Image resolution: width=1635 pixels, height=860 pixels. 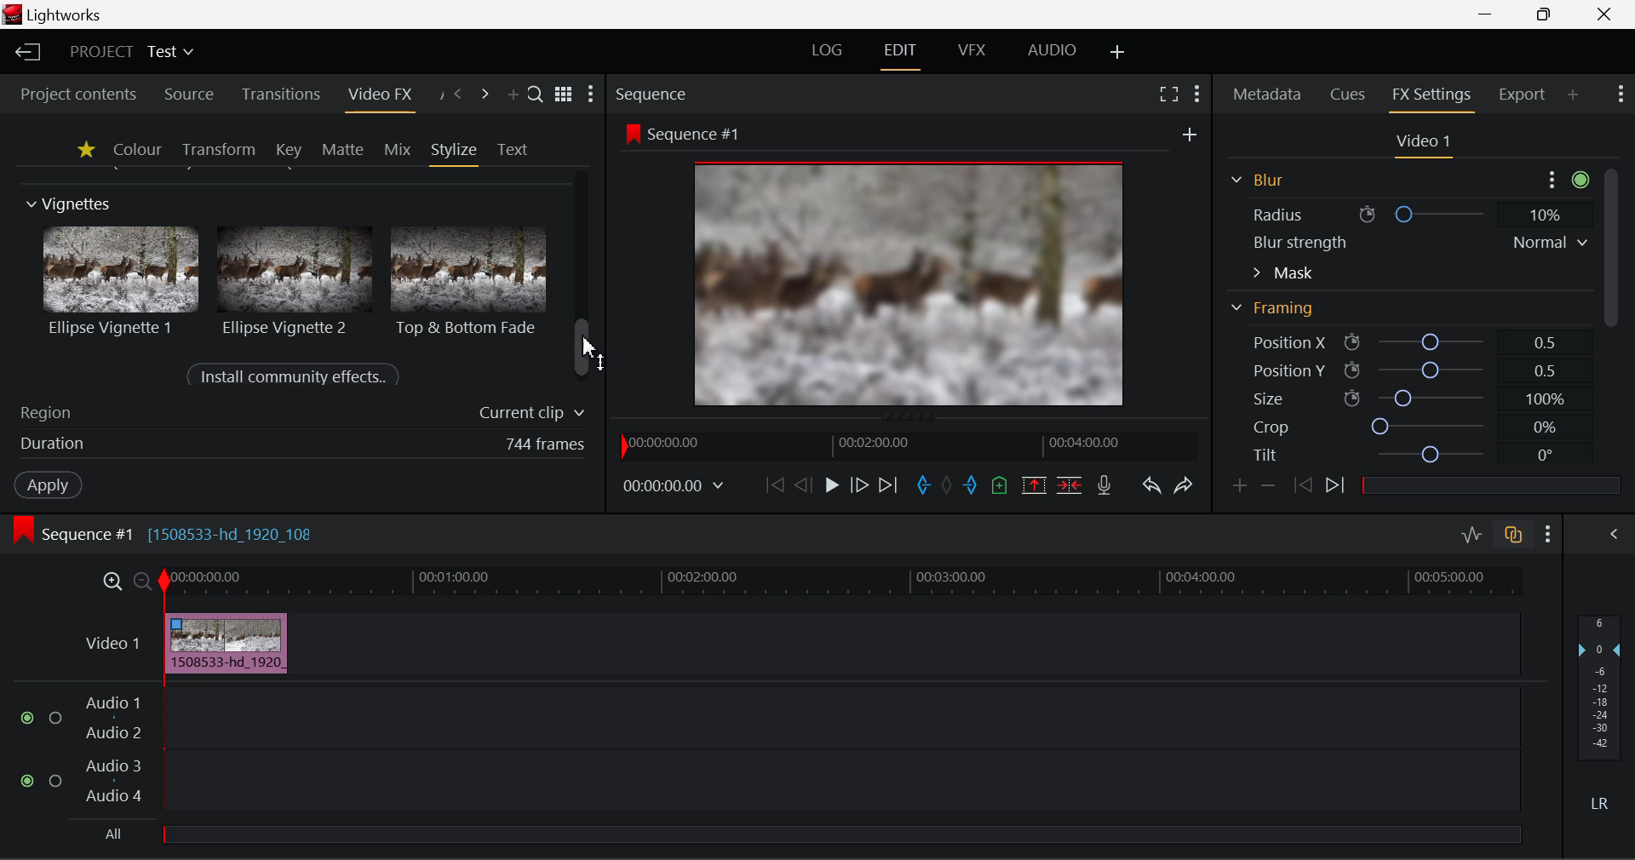 I want to click on Top & Bottom Fade, so click(x=471, y=279).